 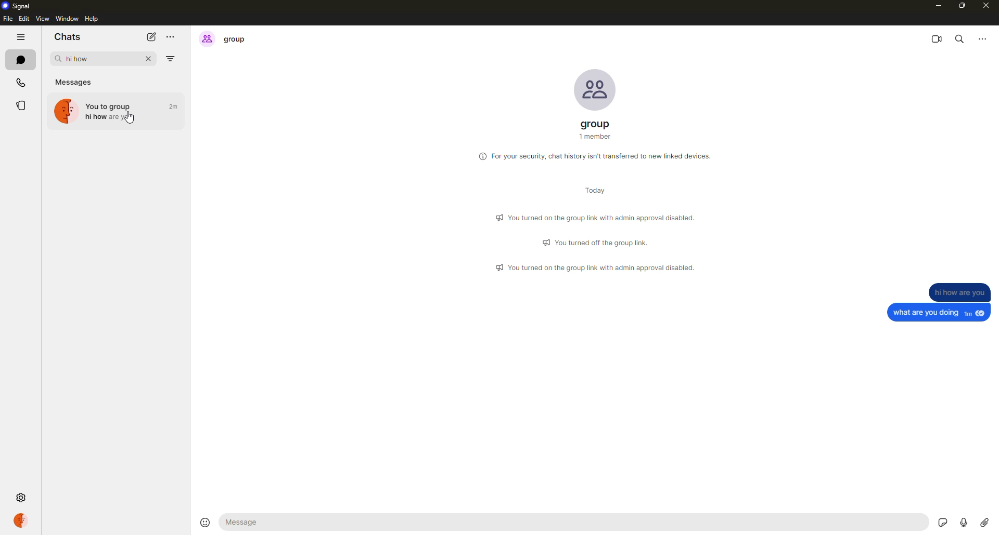 I want to click on info, so click(x=597, y=216).